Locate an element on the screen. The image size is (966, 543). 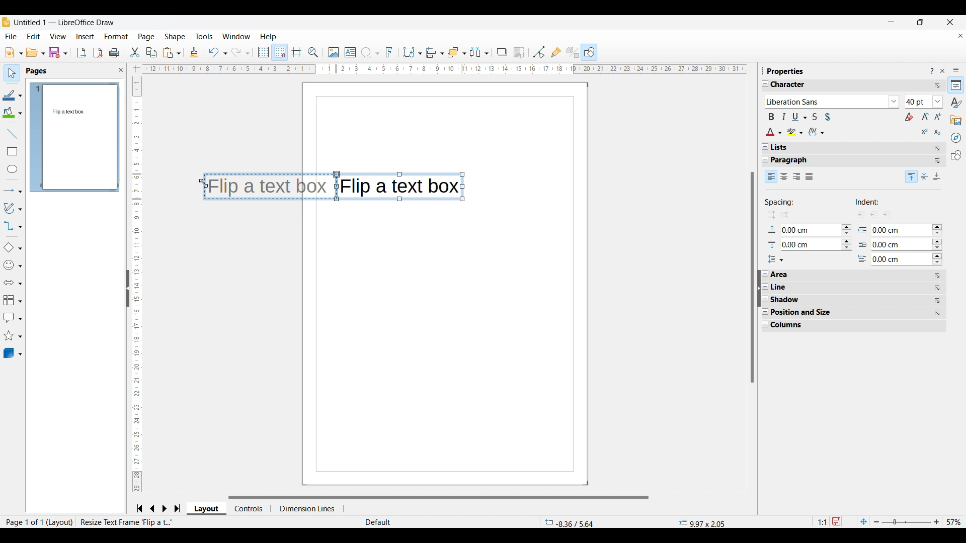
Arrange options is located at coordinates (457, 53).